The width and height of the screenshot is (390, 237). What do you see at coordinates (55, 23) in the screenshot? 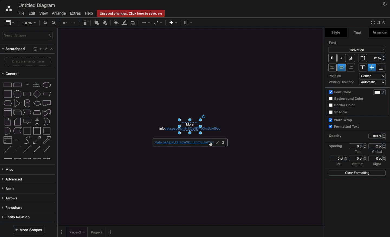
I see `Zoom out` at bounding box center [55, 23].